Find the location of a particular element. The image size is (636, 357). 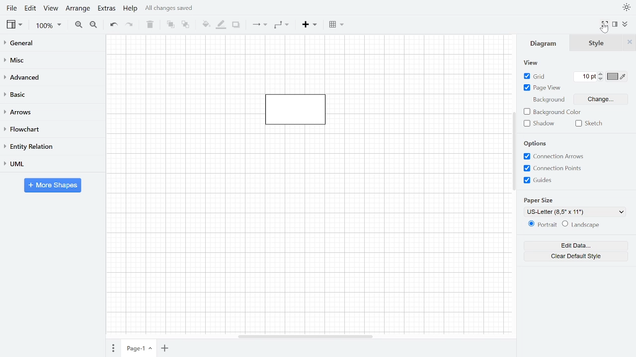

Advanced is located at coordinates (52, 78).